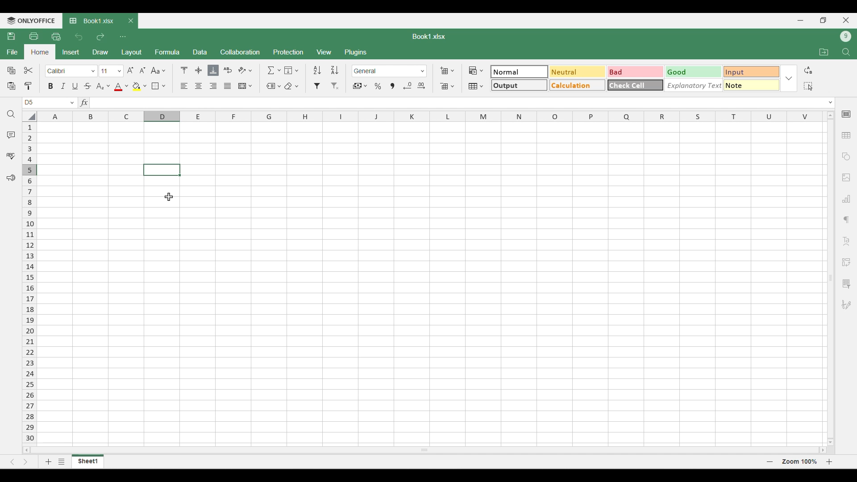  I want to click on Text font options, so click(71, 71).